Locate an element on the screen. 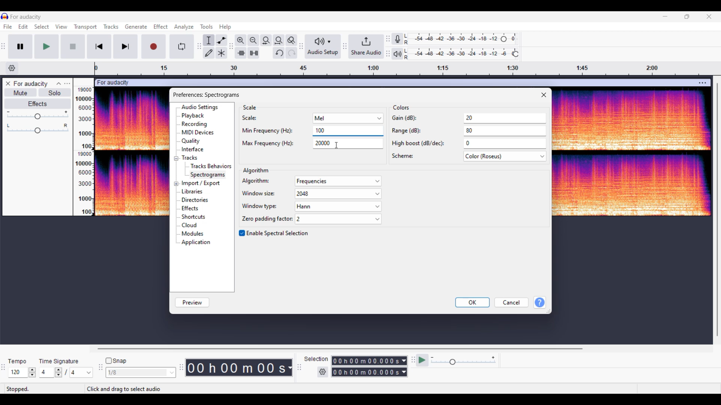 The width and height of the screenshot is (721, 405). Zoom out is located at coordinates (254, 40).